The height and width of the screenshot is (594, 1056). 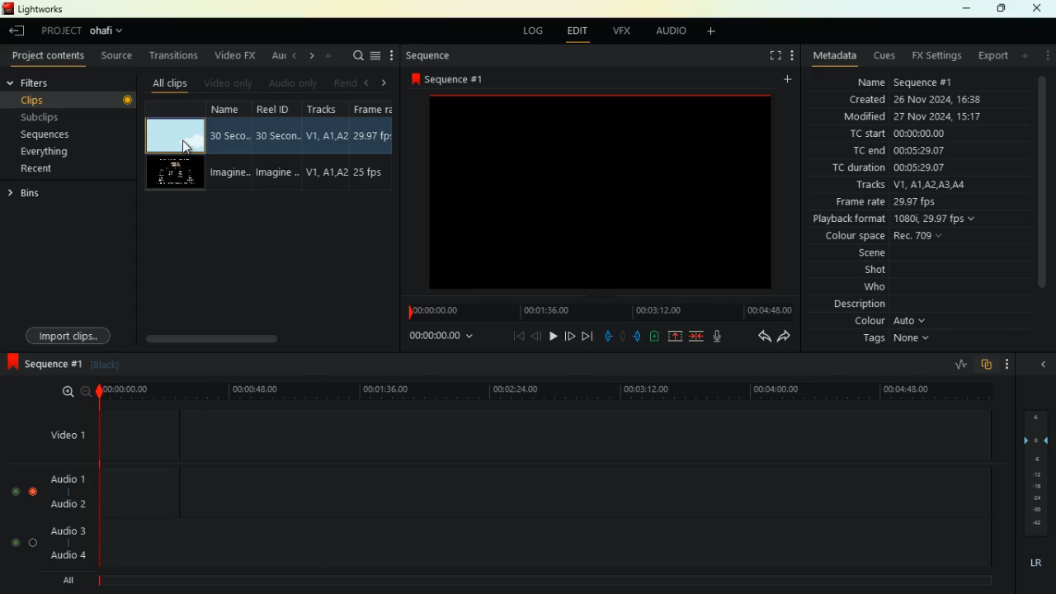 I want to click on colour space, so click(x=884, y=237).